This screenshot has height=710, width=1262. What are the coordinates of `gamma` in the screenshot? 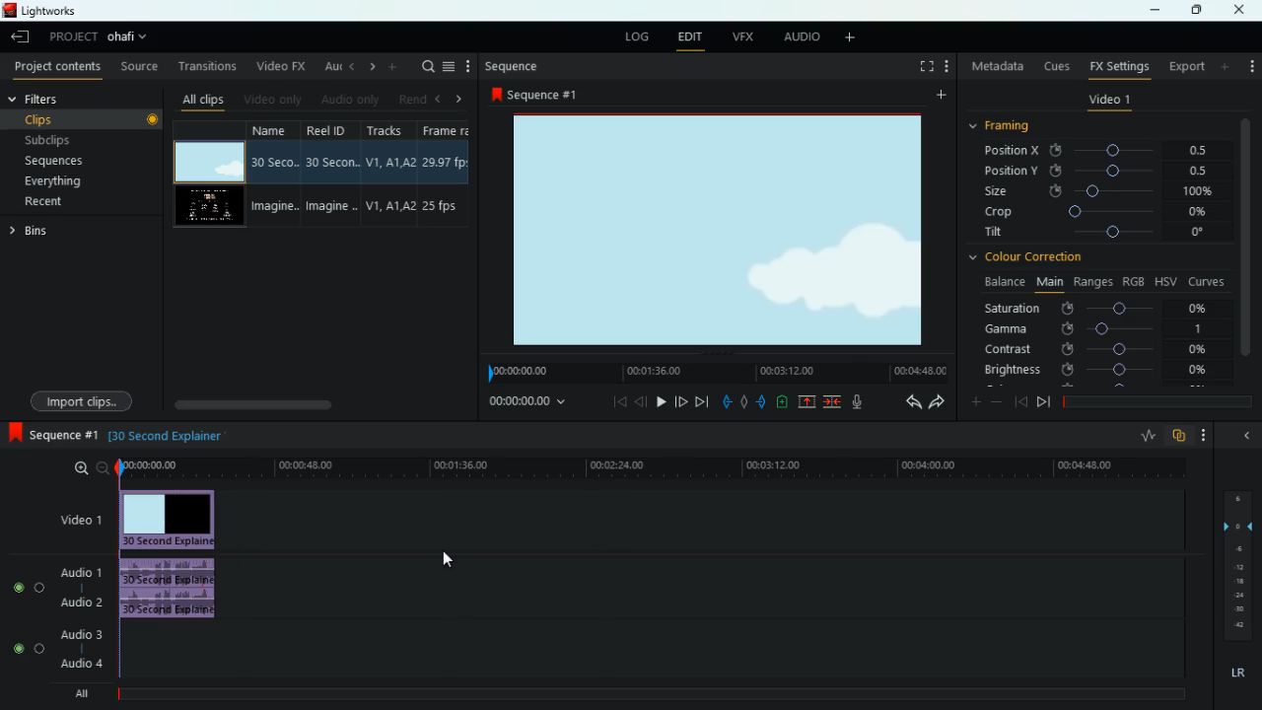 It's located at (1106, 329).